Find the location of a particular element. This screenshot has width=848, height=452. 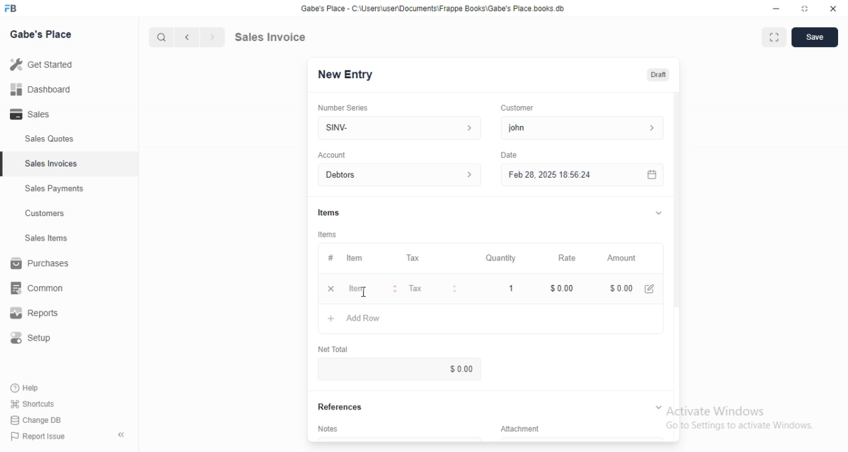

 is located at coordinates (330, 258).